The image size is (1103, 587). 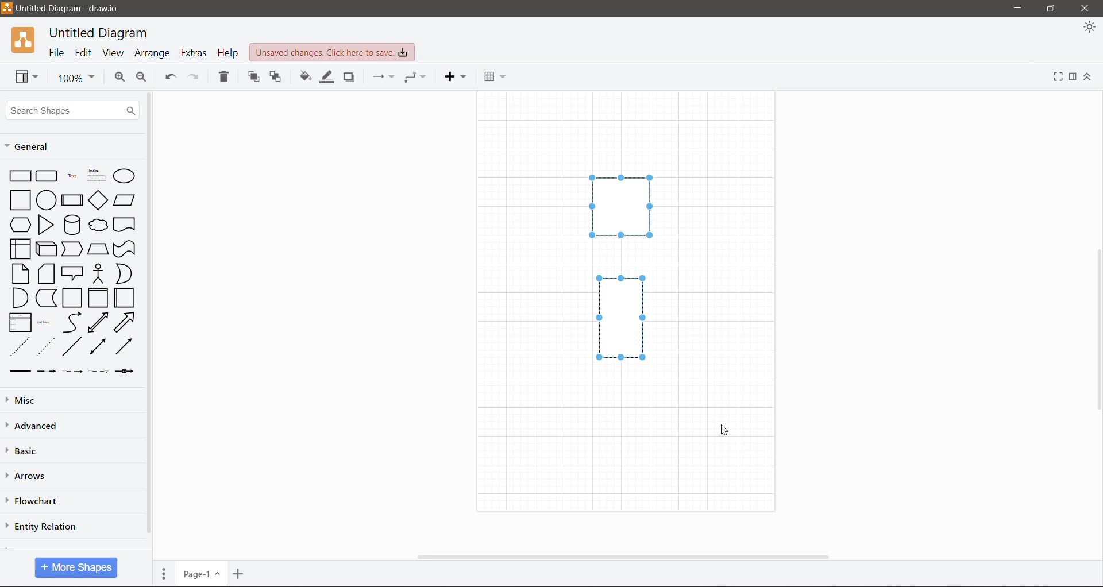 What do you see at coordinates (455, 77) in the screenshot?
I see `Insert` at bounding box center [455, 77].